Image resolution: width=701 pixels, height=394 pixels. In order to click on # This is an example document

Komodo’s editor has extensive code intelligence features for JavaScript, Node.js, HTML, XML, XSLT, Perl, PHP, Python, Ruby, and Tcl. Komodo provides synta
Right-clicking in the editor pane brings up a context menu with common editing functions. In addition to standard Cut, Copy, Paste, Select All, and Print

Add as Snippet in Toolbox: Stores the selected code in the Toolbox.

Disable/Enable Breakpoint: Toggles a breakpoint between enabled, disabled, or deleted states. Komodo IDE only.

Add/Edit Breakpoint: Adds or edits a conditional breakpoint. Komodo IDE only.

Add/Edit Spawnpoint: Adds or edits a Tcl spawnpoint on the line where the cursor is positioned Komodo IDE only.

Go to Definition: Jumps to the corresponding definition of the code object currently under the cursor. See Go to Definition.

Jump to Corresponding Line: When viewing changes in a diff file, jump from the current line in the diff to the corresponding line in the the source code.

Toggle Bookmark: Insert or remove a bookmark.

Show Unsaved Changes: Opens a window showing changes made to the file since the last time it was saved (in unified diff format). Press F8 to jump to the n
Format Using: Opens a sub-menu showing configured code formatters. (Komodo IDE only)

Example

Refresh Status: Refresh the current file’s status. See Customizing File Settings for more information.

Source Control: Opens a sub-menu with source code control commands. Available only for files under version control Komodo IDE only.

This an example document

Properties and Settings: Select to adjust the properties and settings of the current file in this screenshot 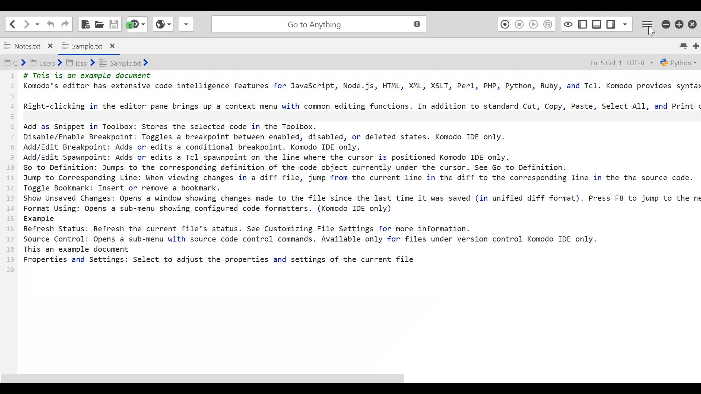, I will do `click(359, 173)`.